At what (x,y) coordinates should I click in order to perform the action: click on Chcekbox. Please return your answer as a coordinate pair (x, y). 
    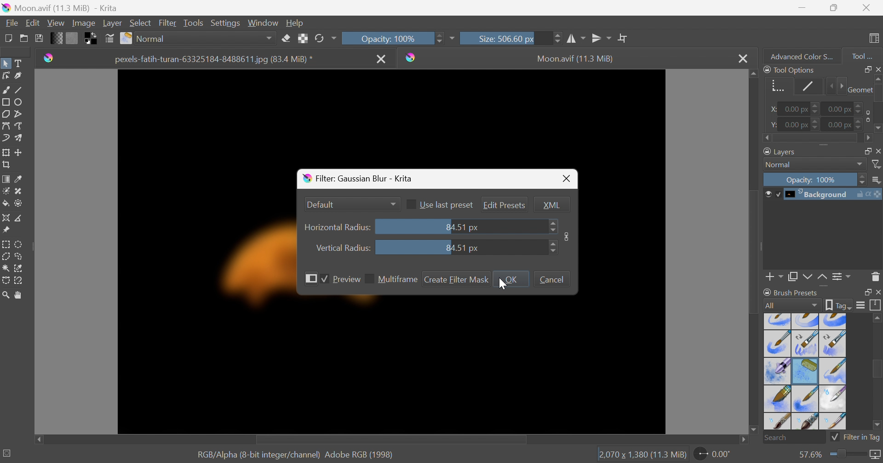
    Looking at the image, I should click on (369, 278).